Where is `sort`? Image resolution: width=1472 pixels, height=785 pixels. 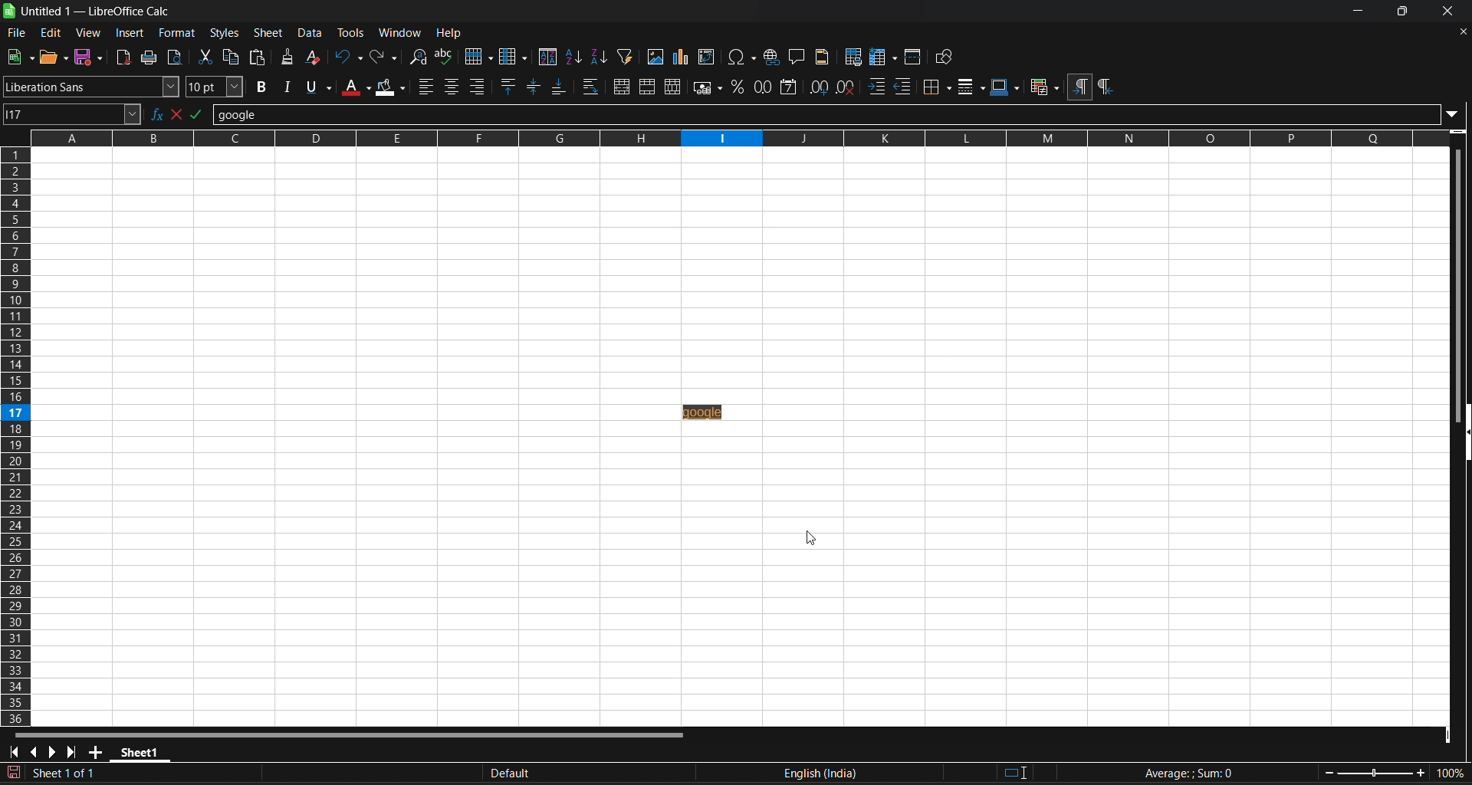
sort is located at coordinates (548, 56).